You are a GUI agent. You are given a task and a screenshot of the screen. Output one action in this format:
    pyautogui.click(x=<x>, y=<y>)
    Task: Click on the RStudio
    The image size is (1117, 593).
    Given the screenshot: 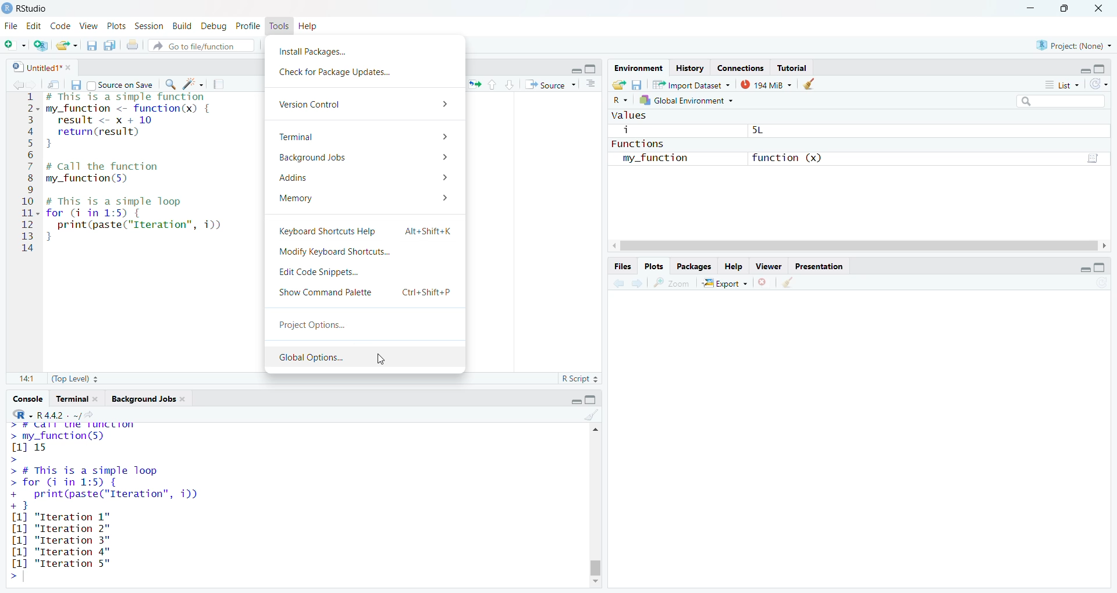 What is the action you would take?
    pyautogui.click(x=38, y=7)
    